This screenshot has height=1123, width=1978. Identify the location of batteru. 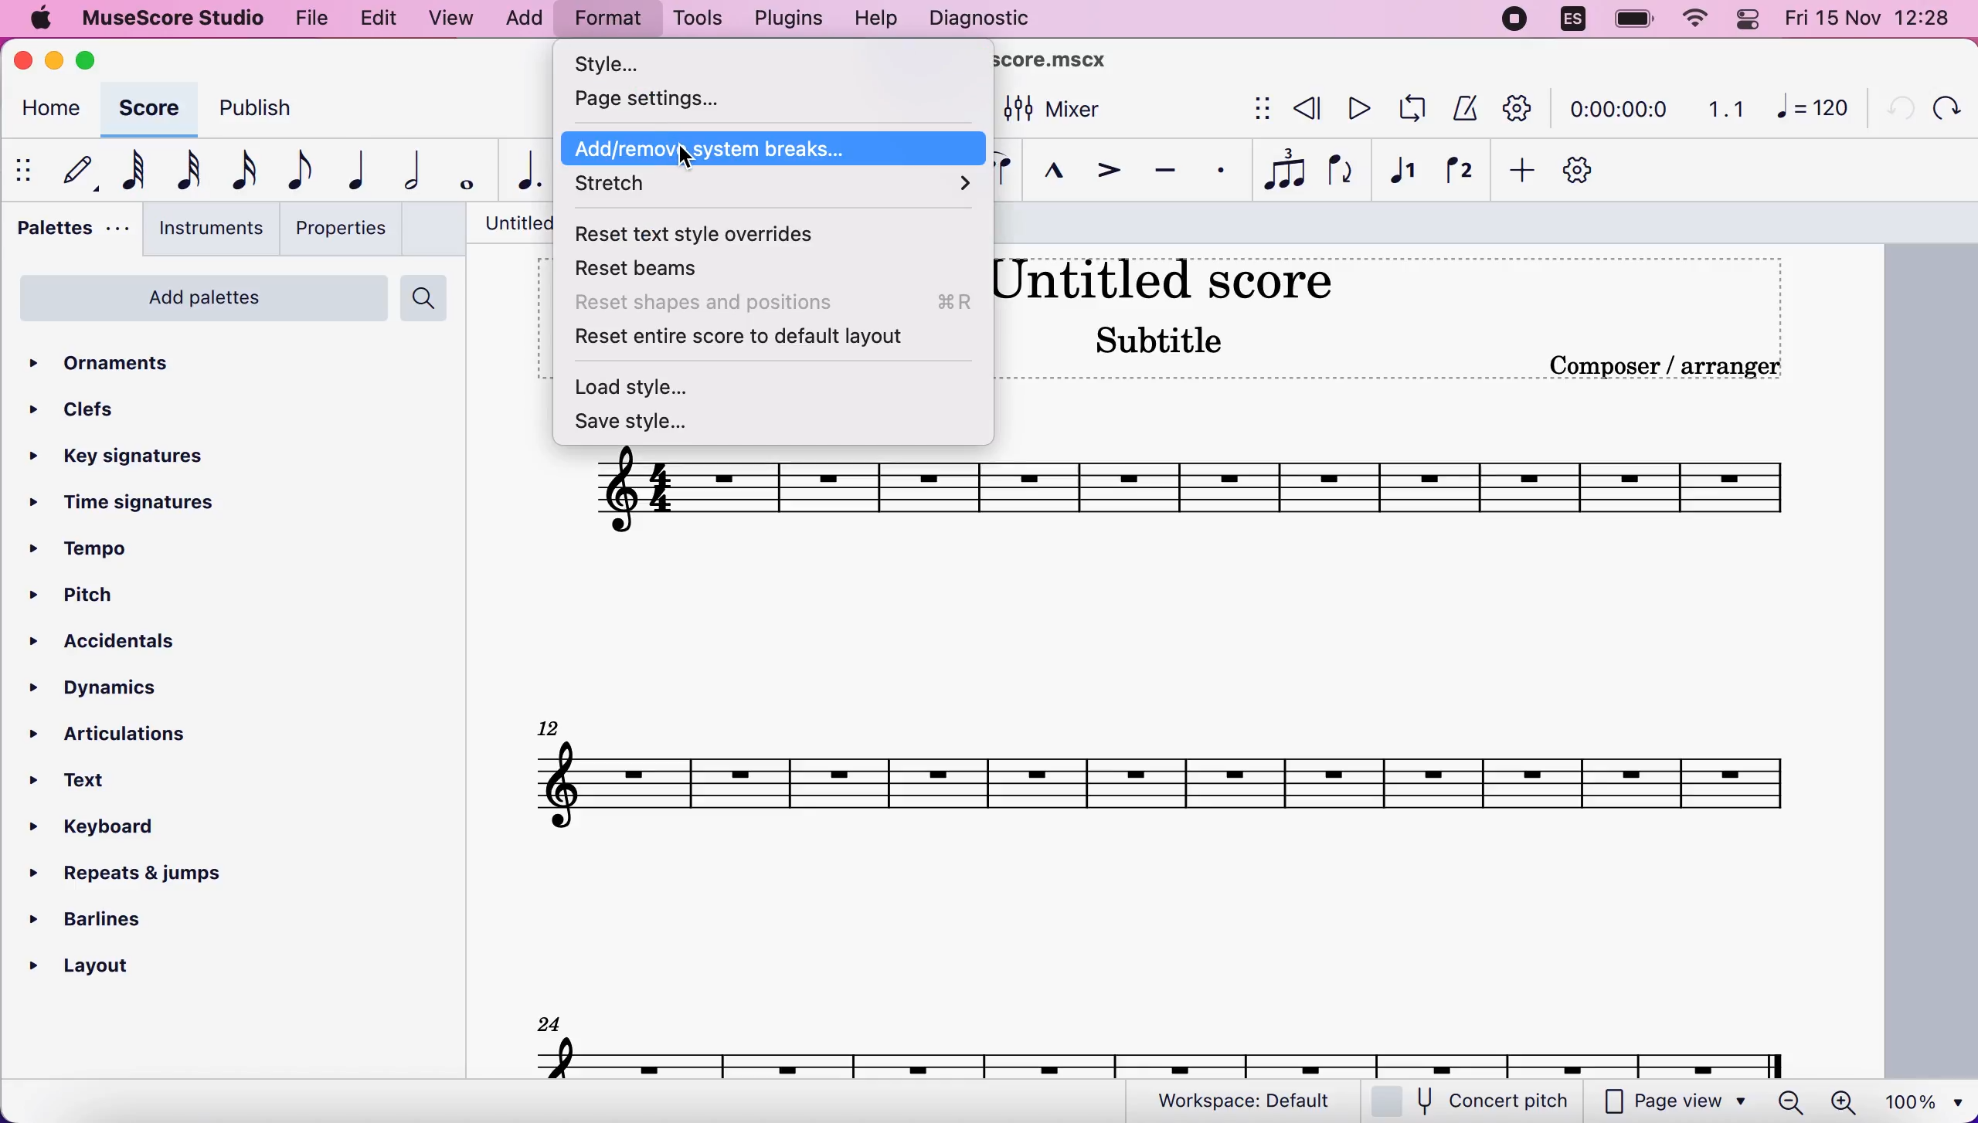
(1634, 21).